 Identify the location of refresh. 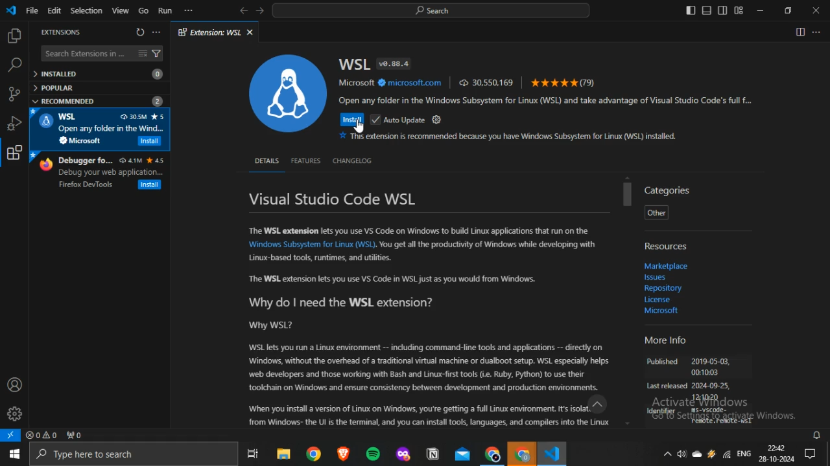
(140, 32).